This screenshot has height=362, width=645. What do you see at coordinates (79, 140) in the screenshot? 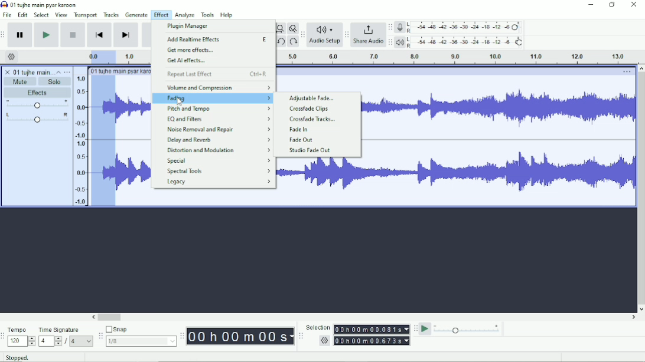
I see `Vertical meter` at bounding box center [79, 140].